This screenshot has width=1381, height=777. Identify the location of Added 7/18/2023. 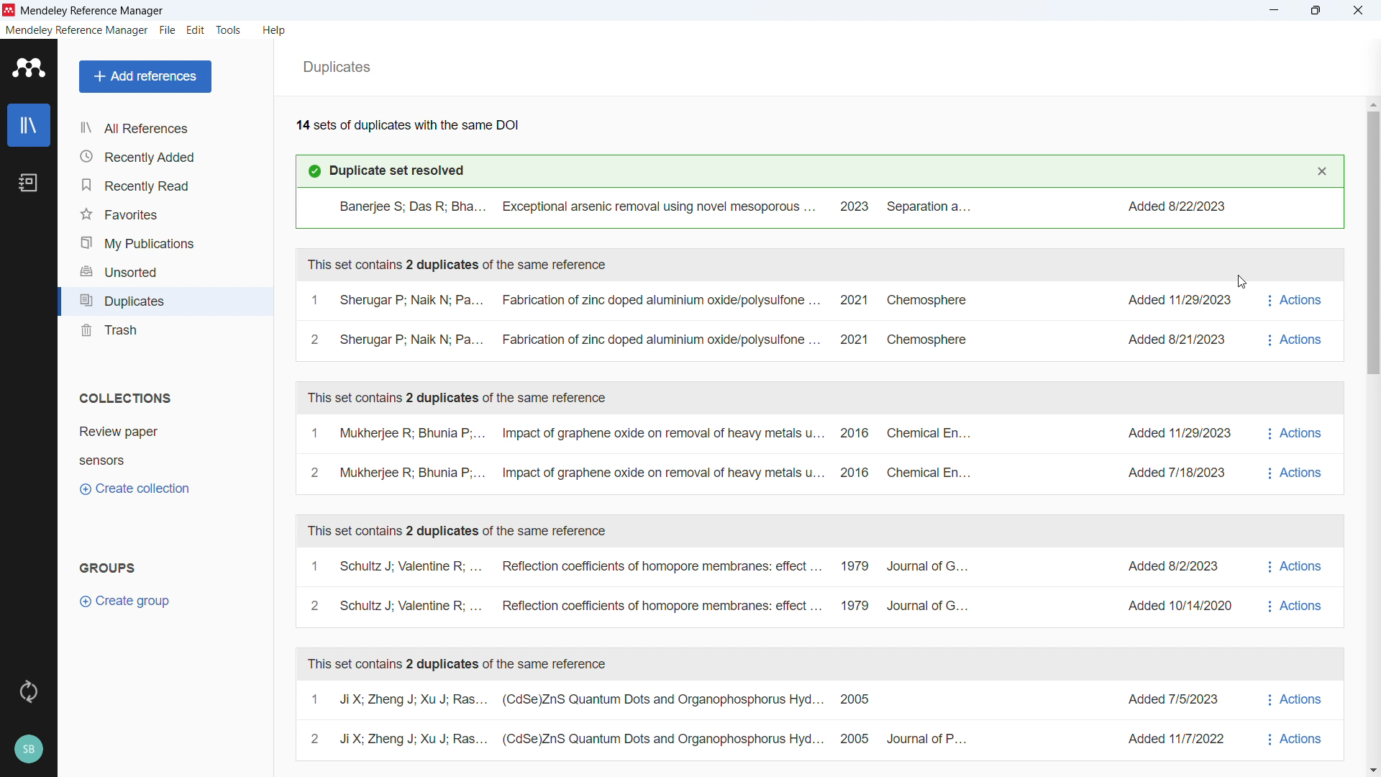
(1175, 473).